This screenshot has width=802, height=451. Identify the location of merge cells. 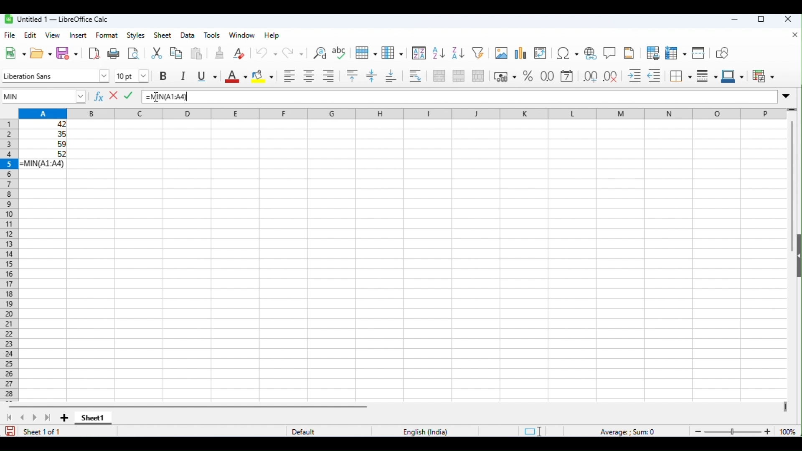
(458, 76).